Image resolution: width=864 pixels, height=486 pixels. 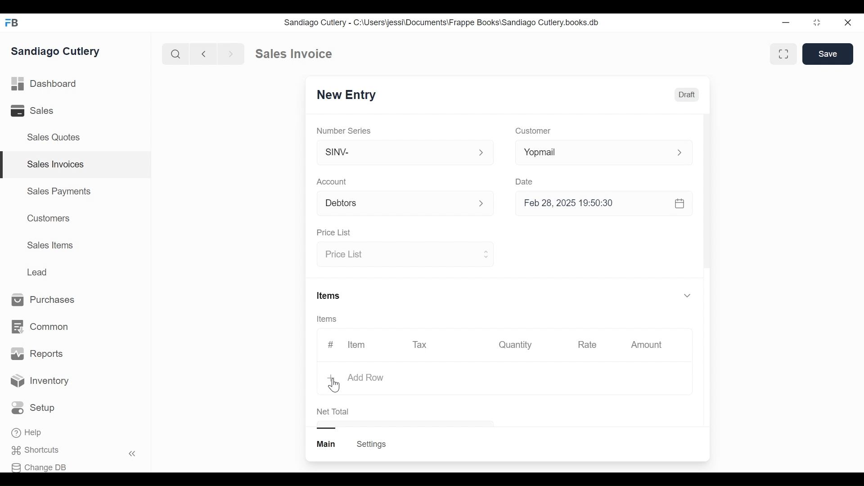 What do you see at coordinates (204, 54) in the screenshot?
I see `backward` at bounding box center [204, 54].